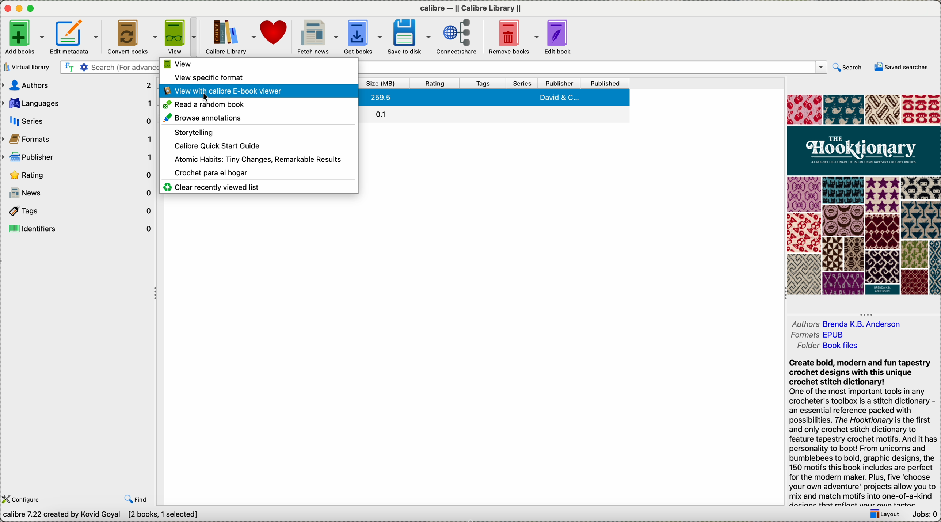  I want to click on view specific format, so click(207, 77).